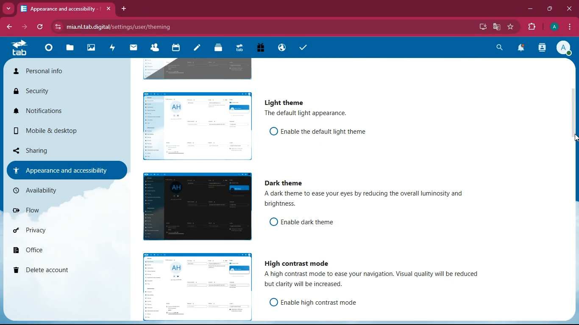 The image size is (579, 325). Describe the element at coordinates (259, 48) in the screenshot. I see `gift` at that location.